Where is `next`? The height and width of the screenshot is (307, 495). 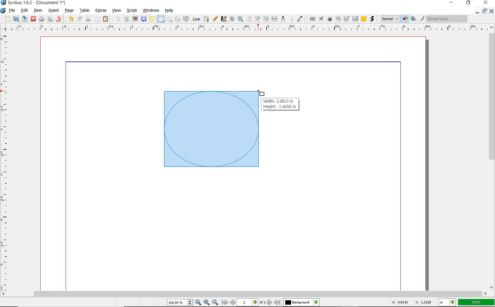
next is located at coordinates (270, 302).